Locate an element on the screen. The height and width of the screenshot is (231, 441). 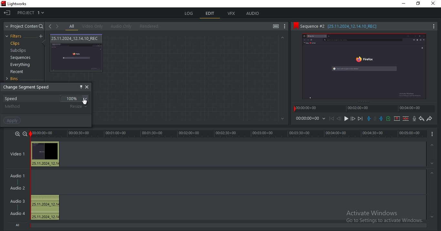
all is located at coordinates (72, 27).